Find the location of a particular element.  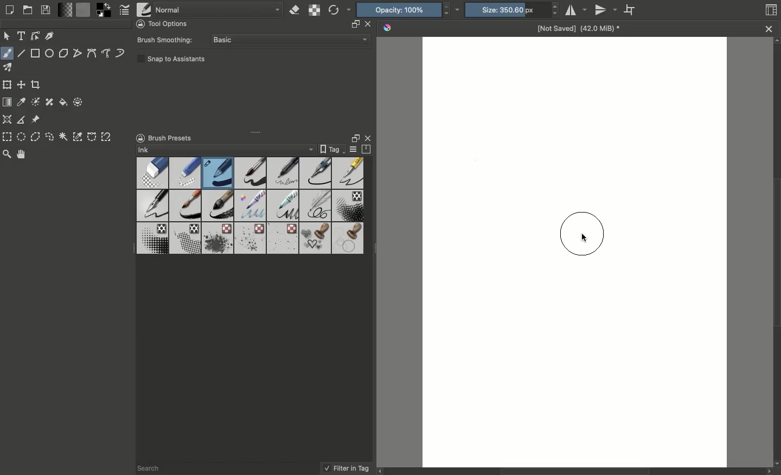

Wrap around mode is located at coordinates (631, 9).